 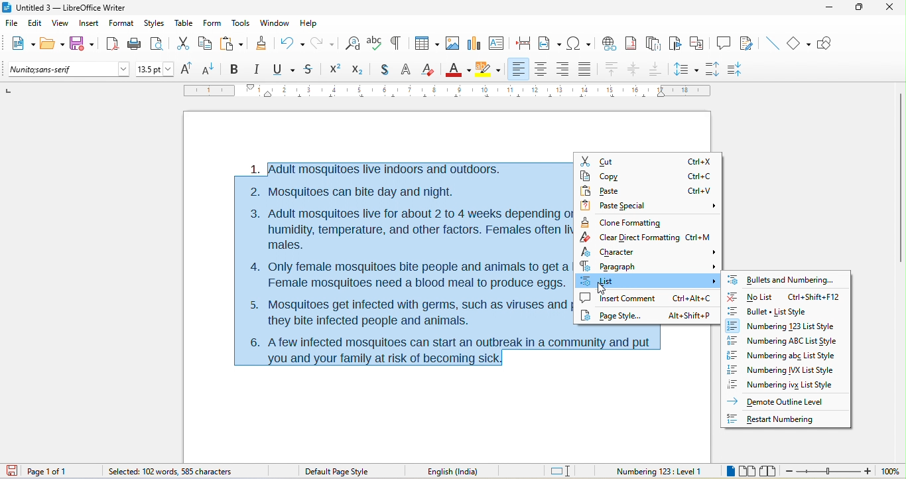 I want to click on align right, so click(x=563, y=70).